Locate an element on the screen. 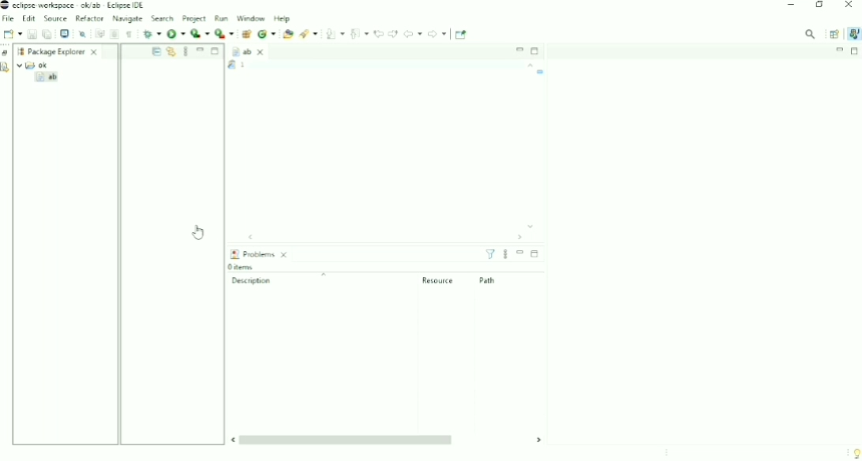 Image resolution: width=862 pixels, height=461 pixels. Open a Terminal is located at coordinates (65, 33).